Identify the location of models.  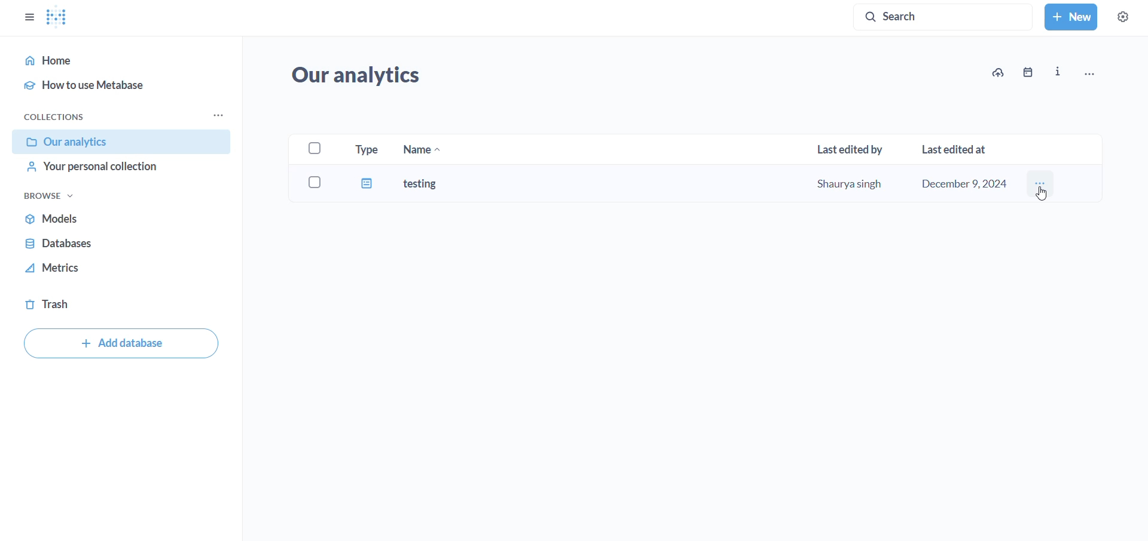
(118, 222).